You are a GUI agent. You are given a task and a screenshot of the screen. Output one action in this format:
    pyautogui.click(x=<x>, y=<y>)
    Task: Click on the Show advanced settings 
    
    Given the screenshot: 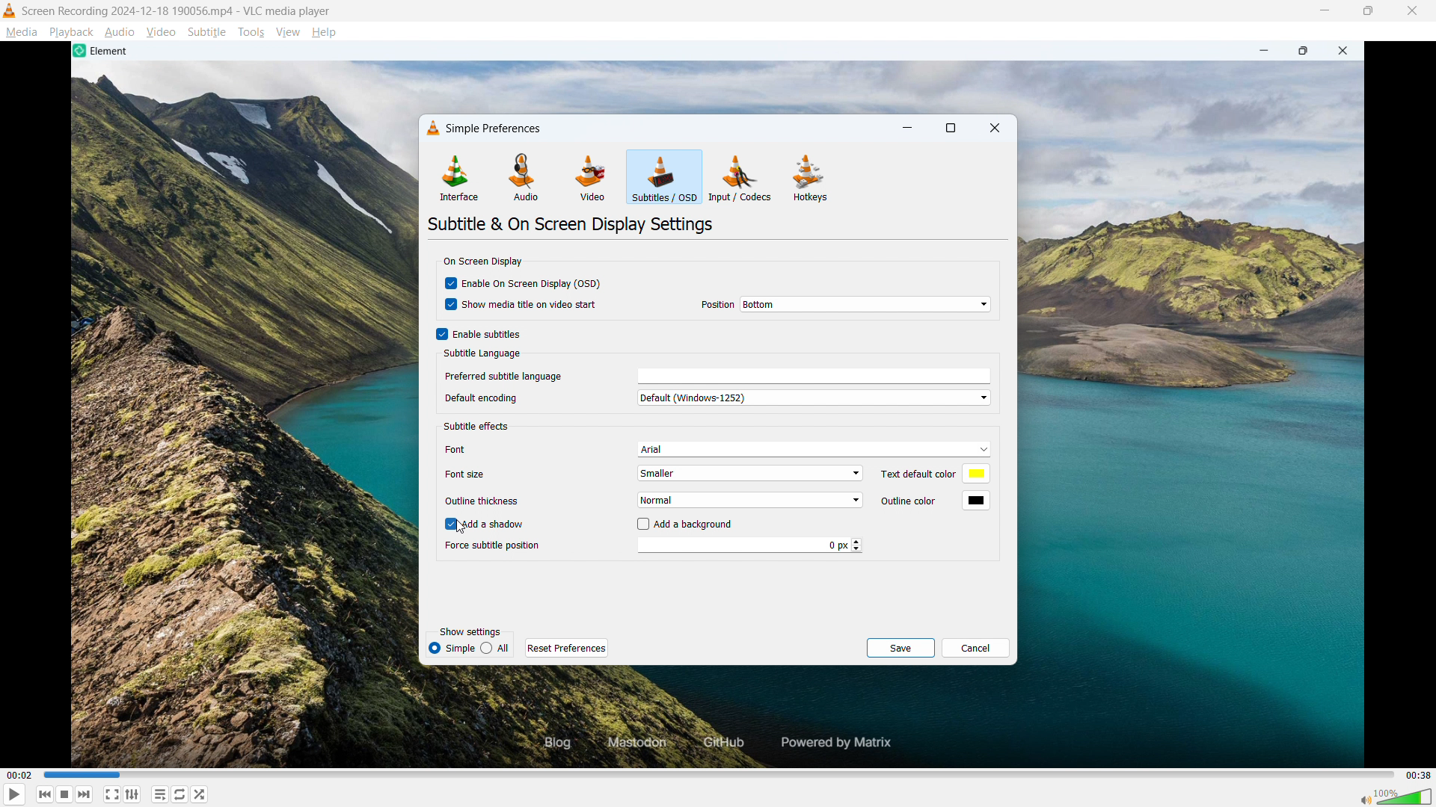 What is the action you would take?
    pyautogui.click(x=132, y=795)
    